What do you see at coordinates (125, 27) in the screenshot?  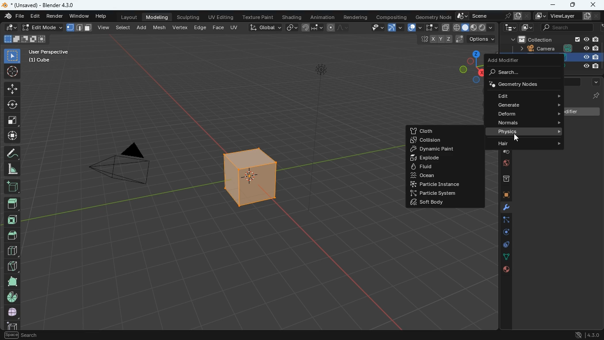 I see `select` at bounding box center [125, 27].